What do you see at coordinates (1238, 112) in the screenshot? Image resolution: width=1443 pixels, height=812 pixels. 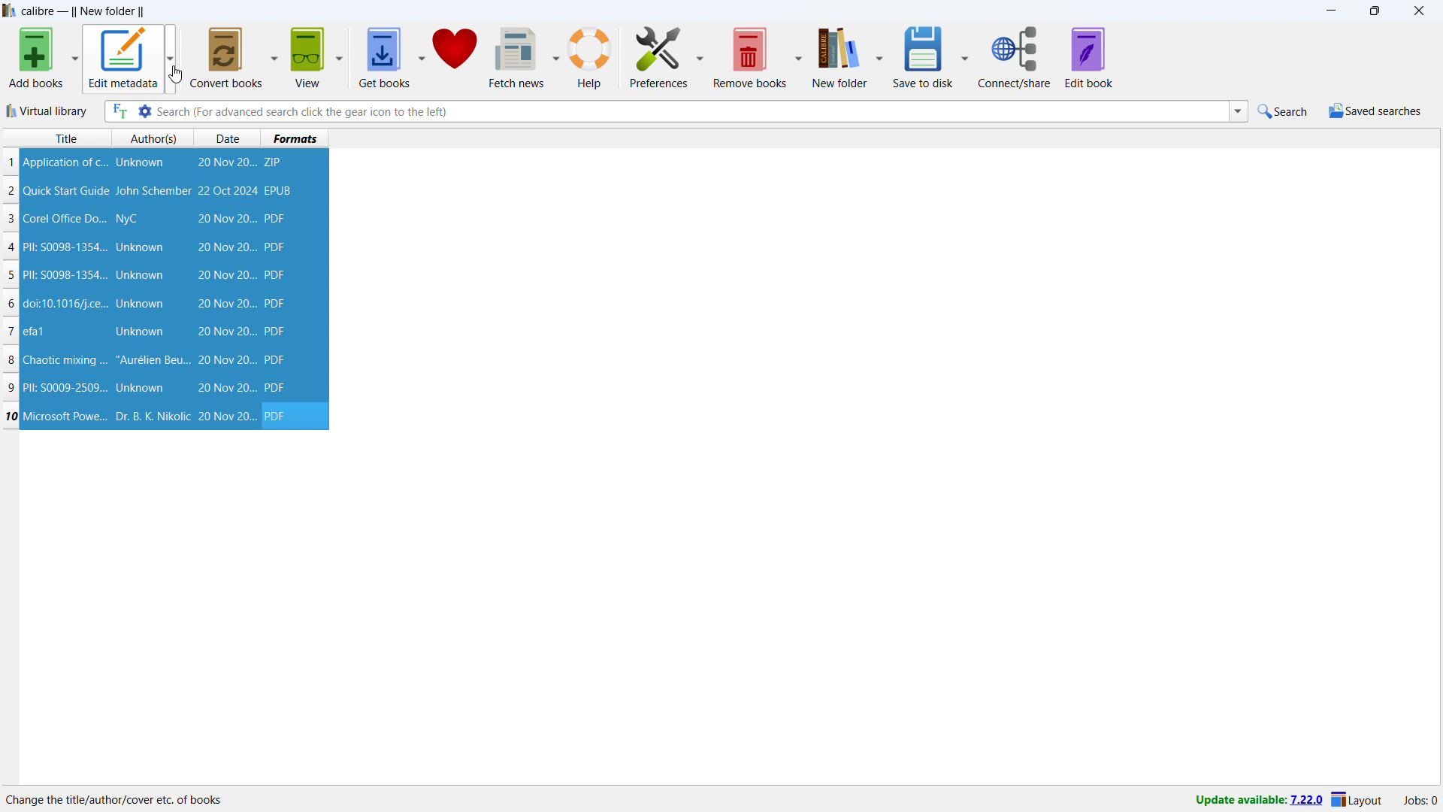 I see `search history` at bounding box center [1238, 112].